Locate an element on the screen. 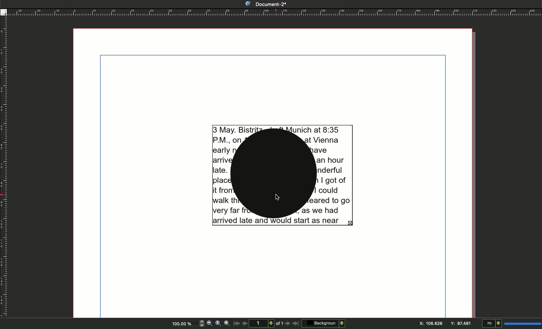 The width and height of the screenshot is (542, 329). Document-2* is located at coordinates (268, 4).